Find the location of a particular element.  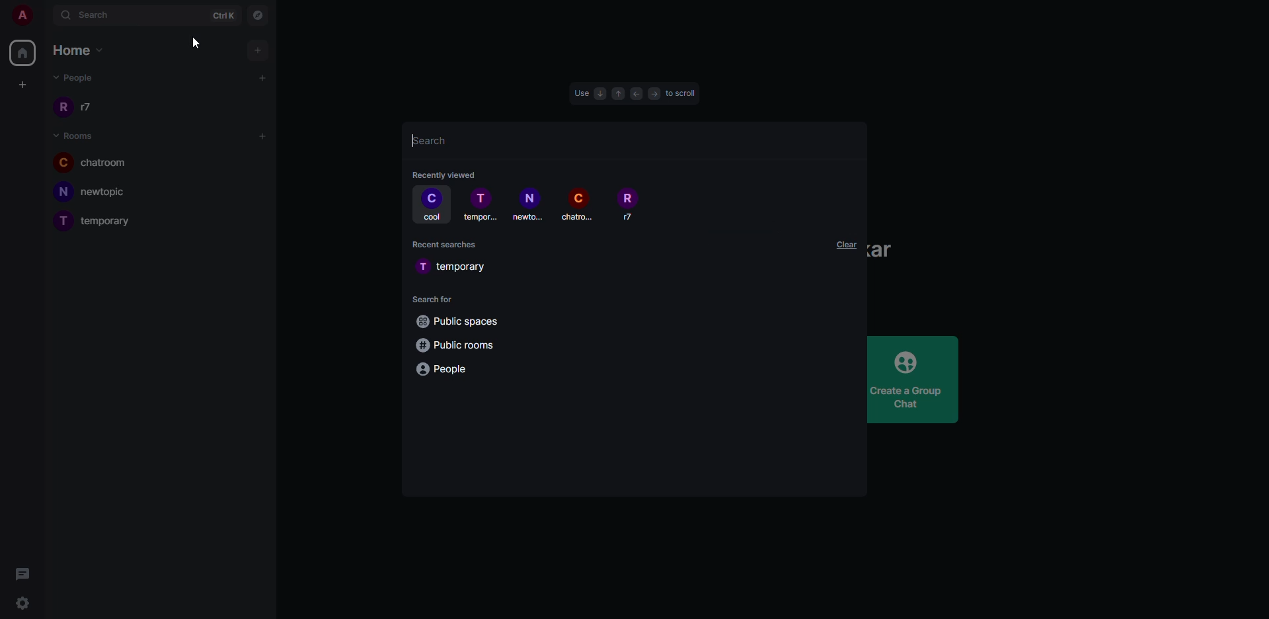

cursor is located at coordinates (197, 43).